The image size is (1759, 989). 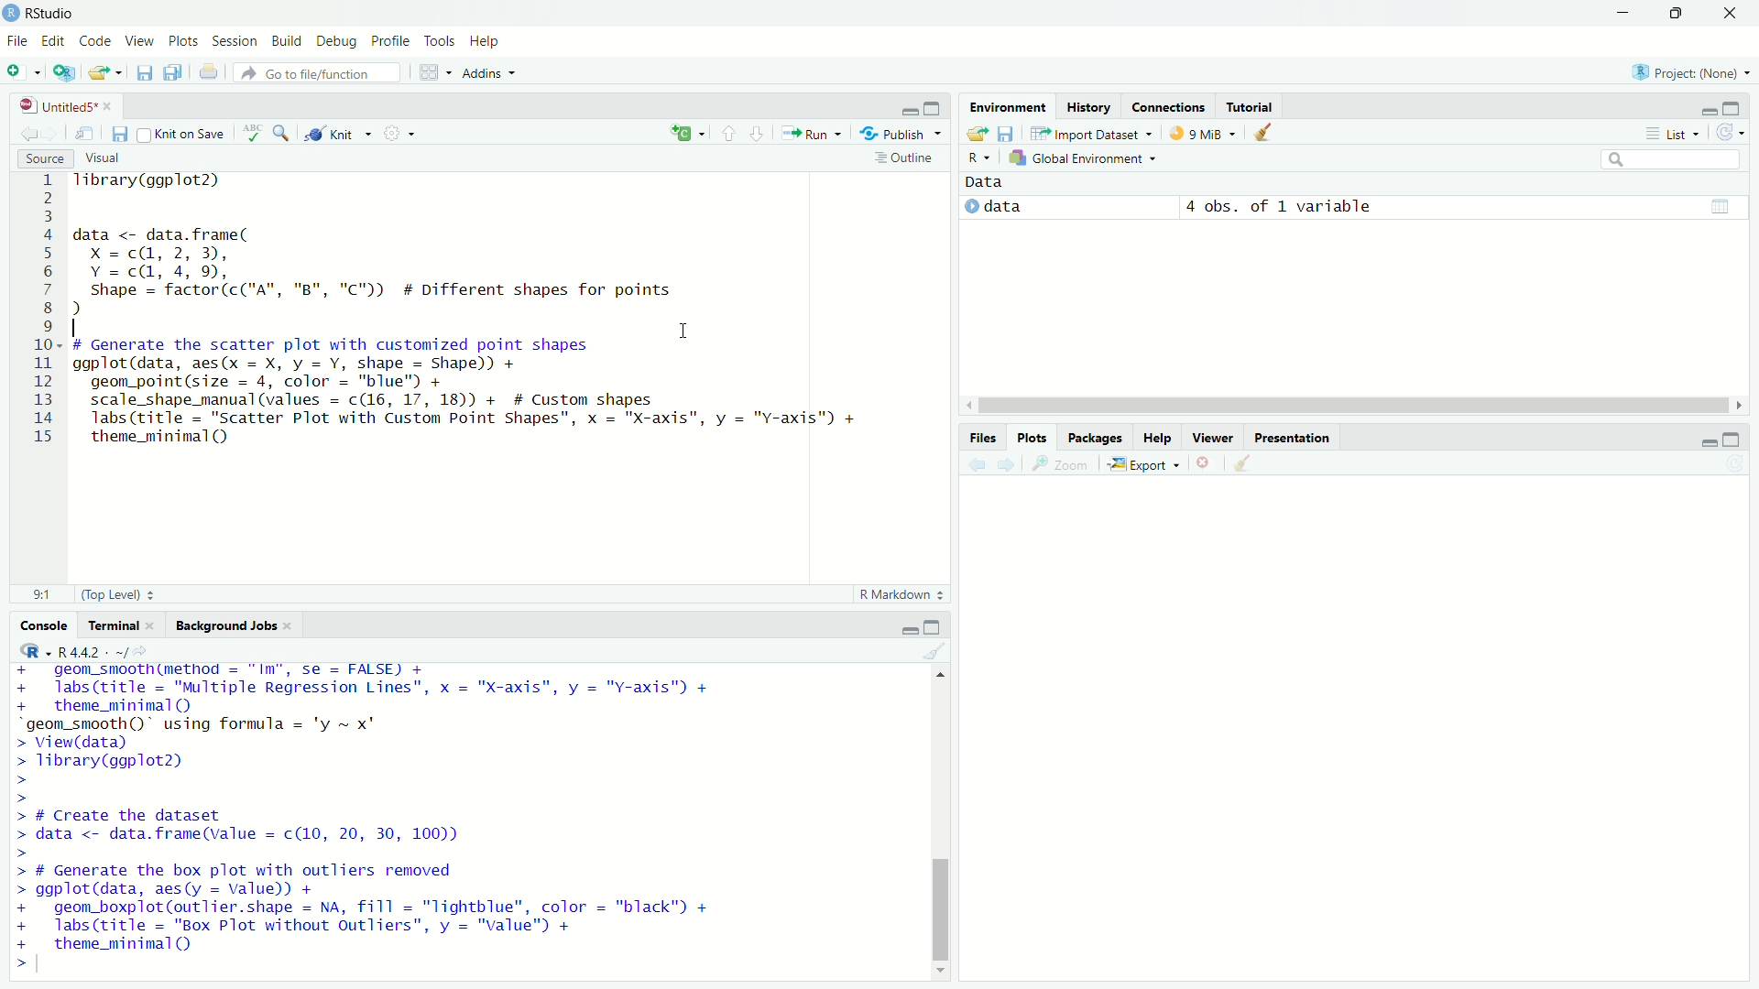 I want to click on 9 MiB, so click(x=1203, y=133).